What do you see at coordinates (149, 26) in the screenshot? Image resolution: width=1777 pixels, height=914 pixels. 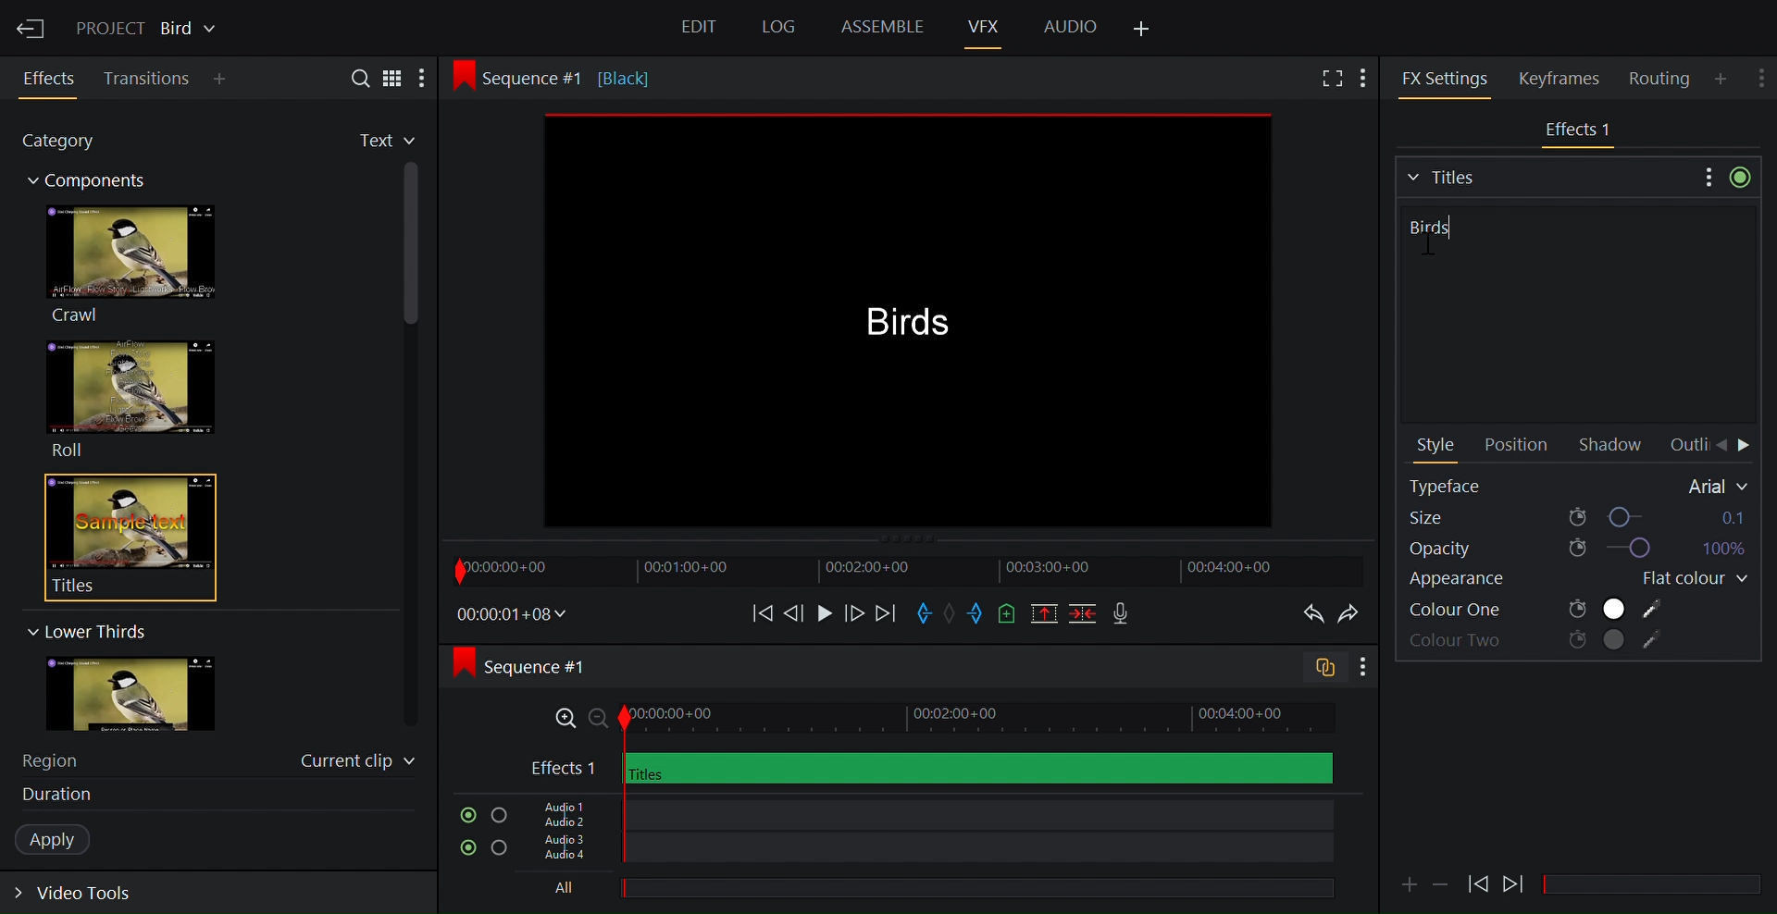 I see `Show/Change current project details` at bounding box center [149, 26].